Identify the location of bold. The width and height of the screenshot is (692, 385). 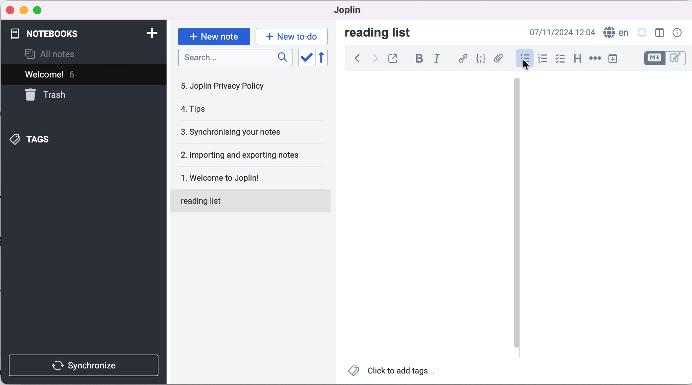
(419, 58).